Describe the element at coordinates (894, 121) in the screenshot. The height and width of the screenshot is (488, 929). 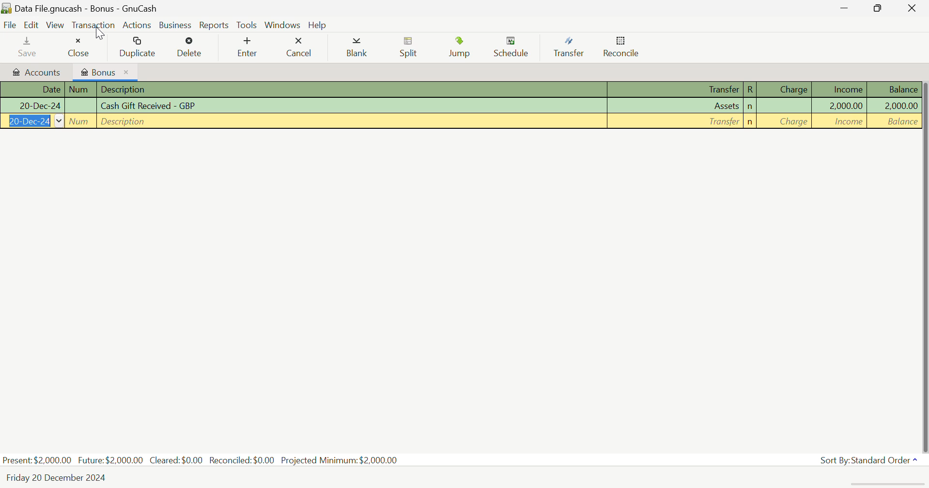
I see `Balance` at that location.